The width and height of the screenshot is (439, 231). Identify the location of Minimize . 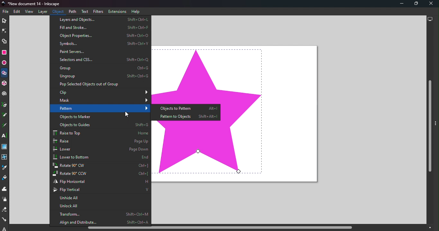
(399, 4).